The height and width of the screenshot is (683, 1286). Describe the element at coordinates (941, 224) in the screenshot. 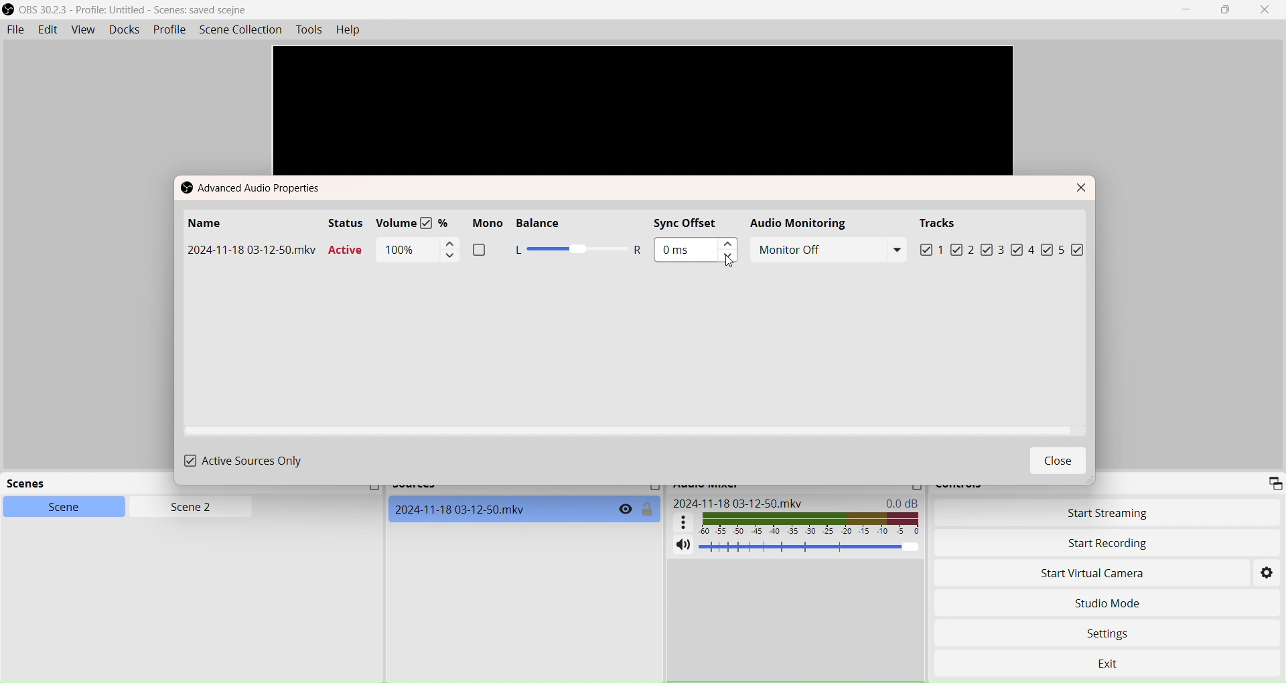

I see `Tracks` at that location.